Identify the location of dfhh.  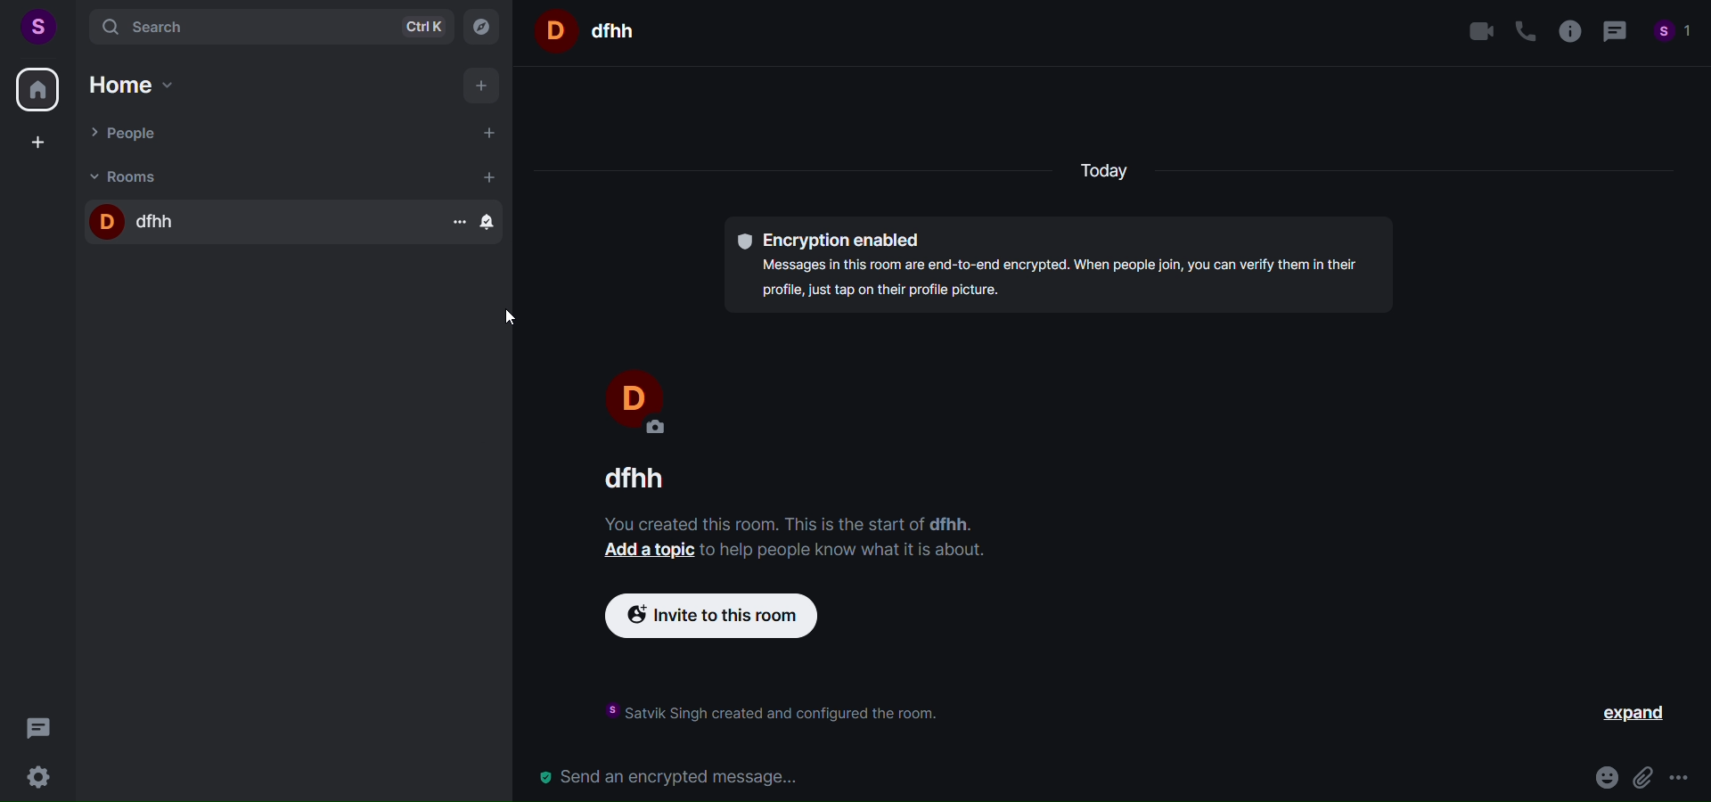
(615, 30).